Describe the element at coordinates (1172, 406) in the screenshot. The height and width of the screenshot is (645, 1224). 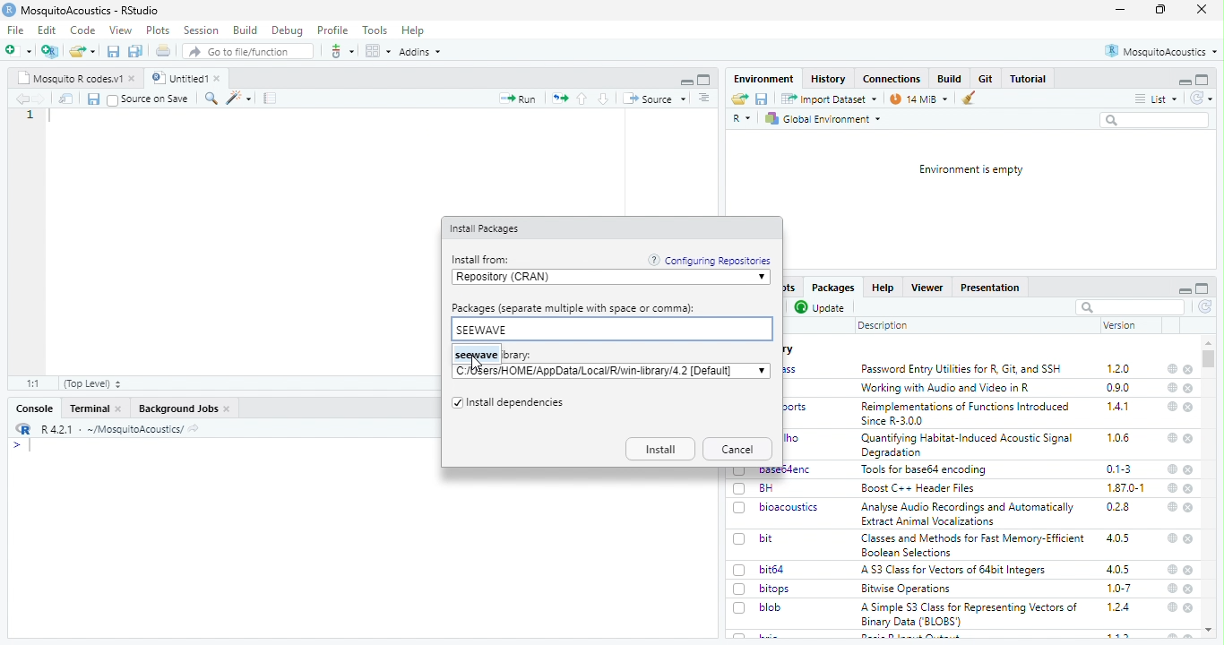
I see `web` at that location.